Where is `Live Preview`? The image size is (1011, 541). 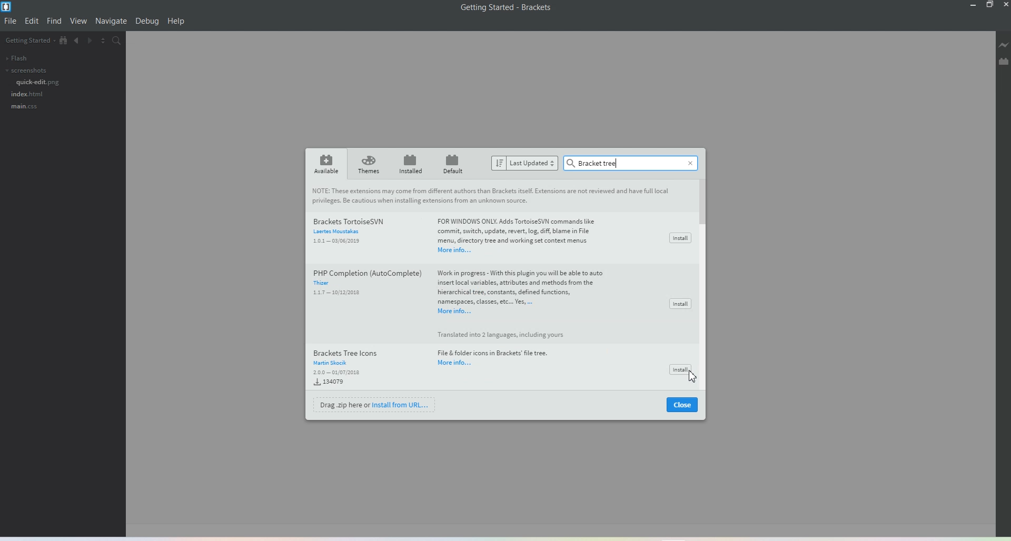 Live Preview is located at coordinates (1004, 46).